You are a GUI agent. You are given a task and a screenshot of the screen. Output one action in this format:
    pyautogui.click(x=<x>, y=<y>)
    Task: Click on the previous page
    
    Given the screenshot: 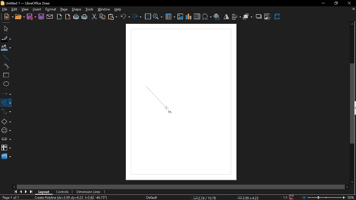 What is the action you would take?
    pyautogui.click(x=21, y=191)
    